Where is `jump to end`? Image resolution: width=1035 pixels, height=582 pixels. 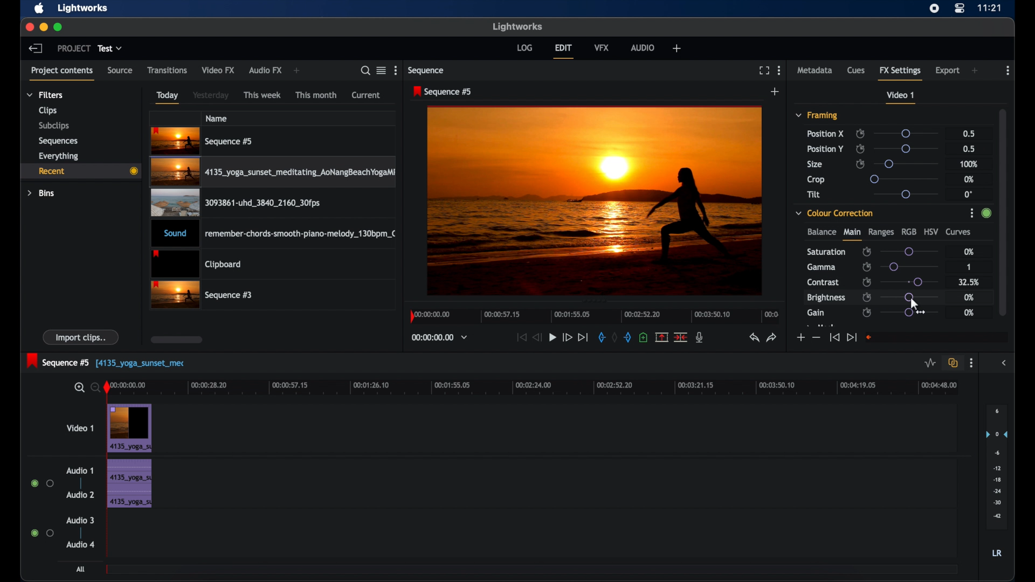
jump to end is located at coordinates (583, 337).